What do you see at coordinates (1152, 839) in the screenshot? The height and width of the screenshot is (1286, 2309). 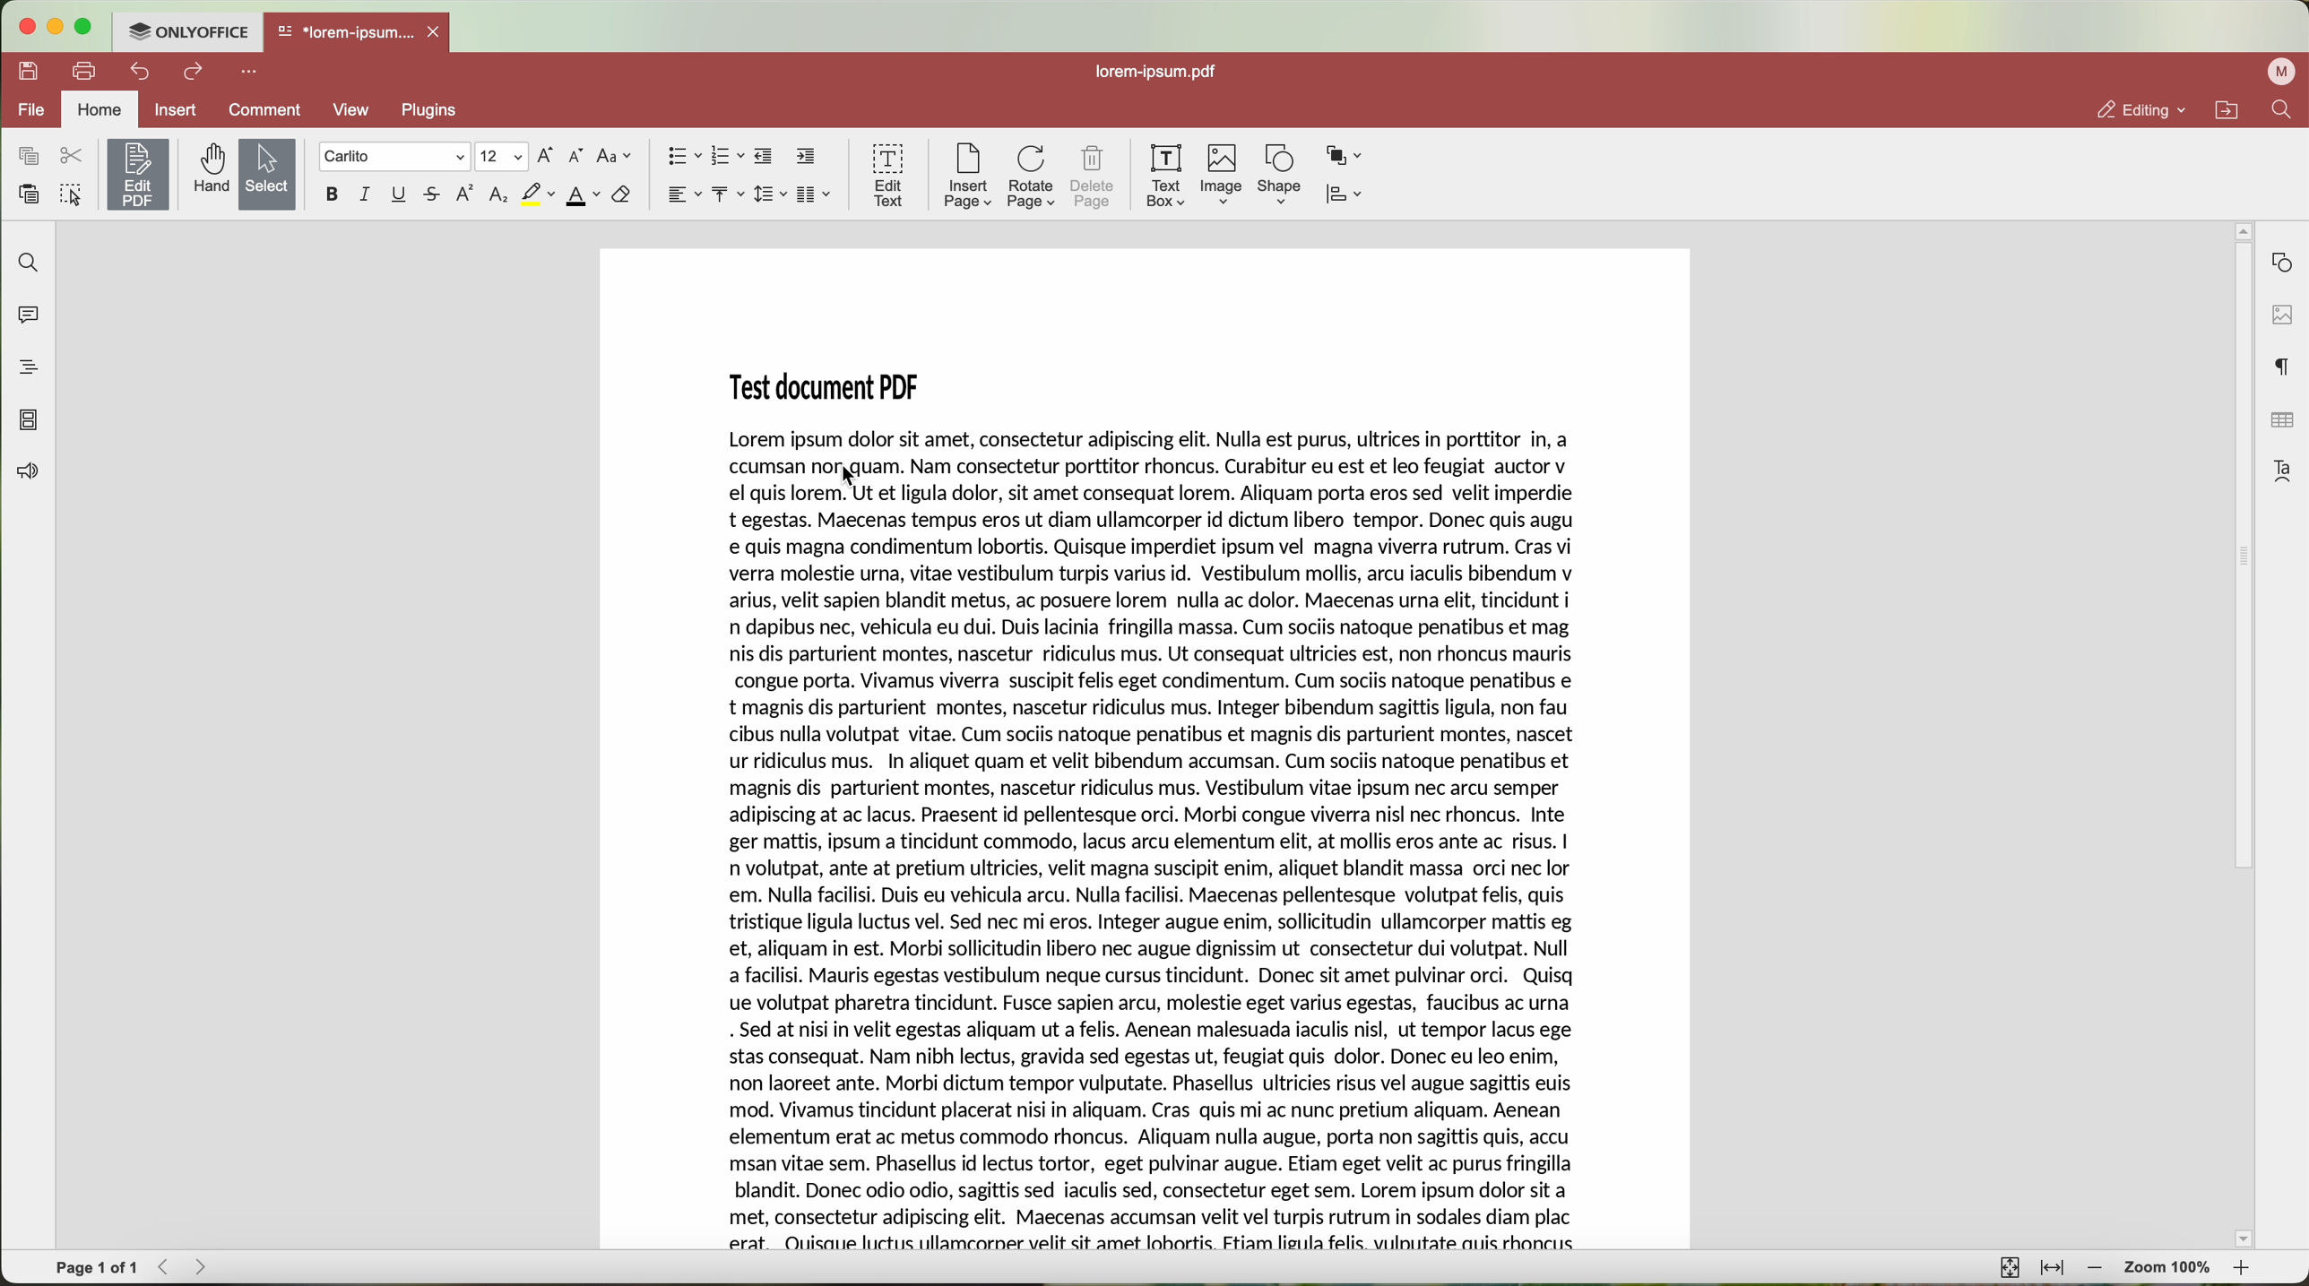 I see `selected text` at bounding box center [1152, 839].